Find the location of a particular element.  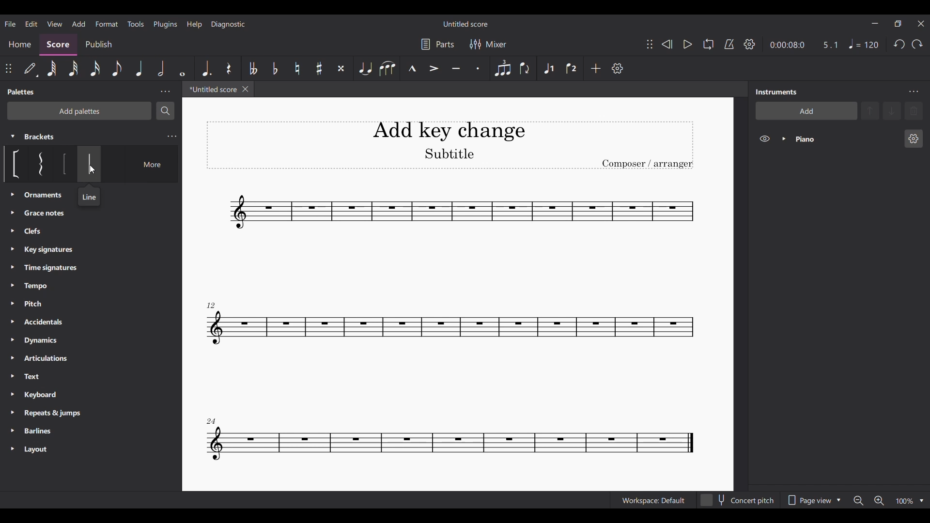

Move above is located at coordinates (870, 111).